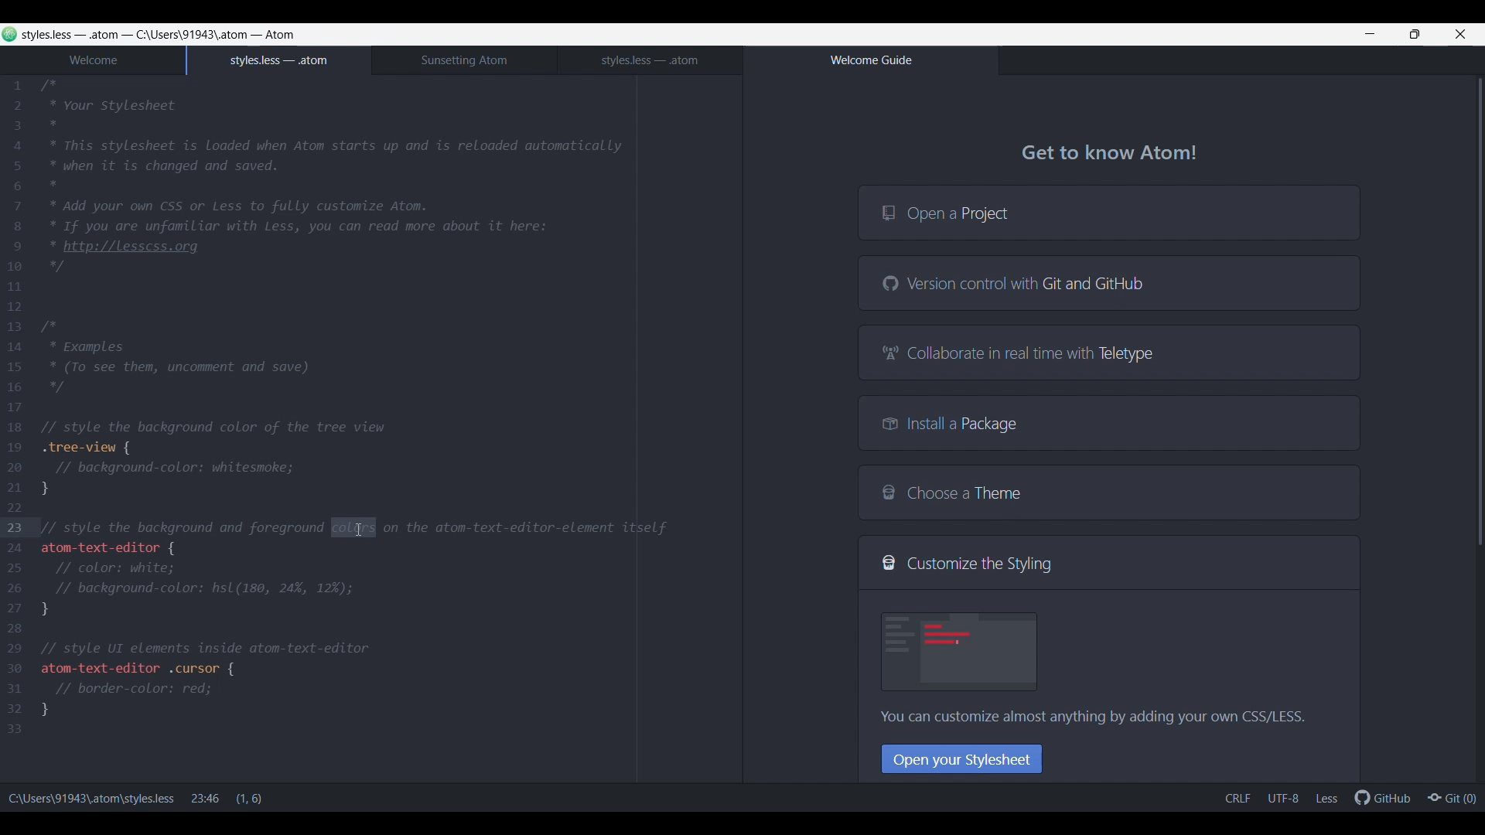  I want to click on Choose a Theme, so click(1108, 492).